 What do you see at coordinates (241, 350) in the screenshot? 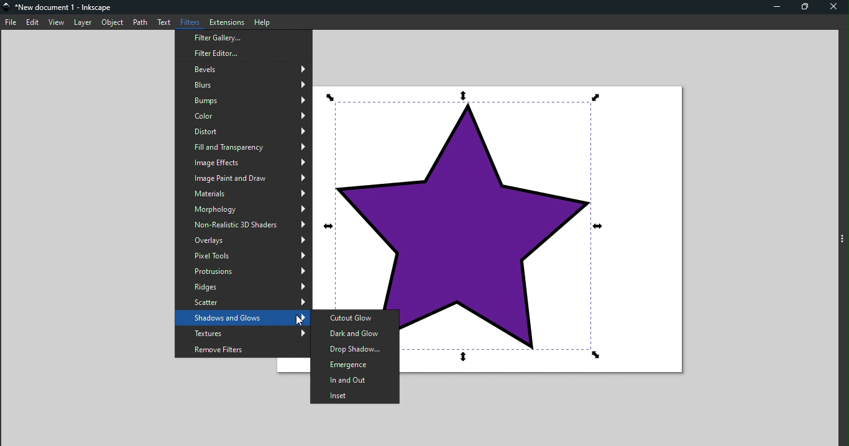
I see `Remove filters` at bounding box center [241, 350].